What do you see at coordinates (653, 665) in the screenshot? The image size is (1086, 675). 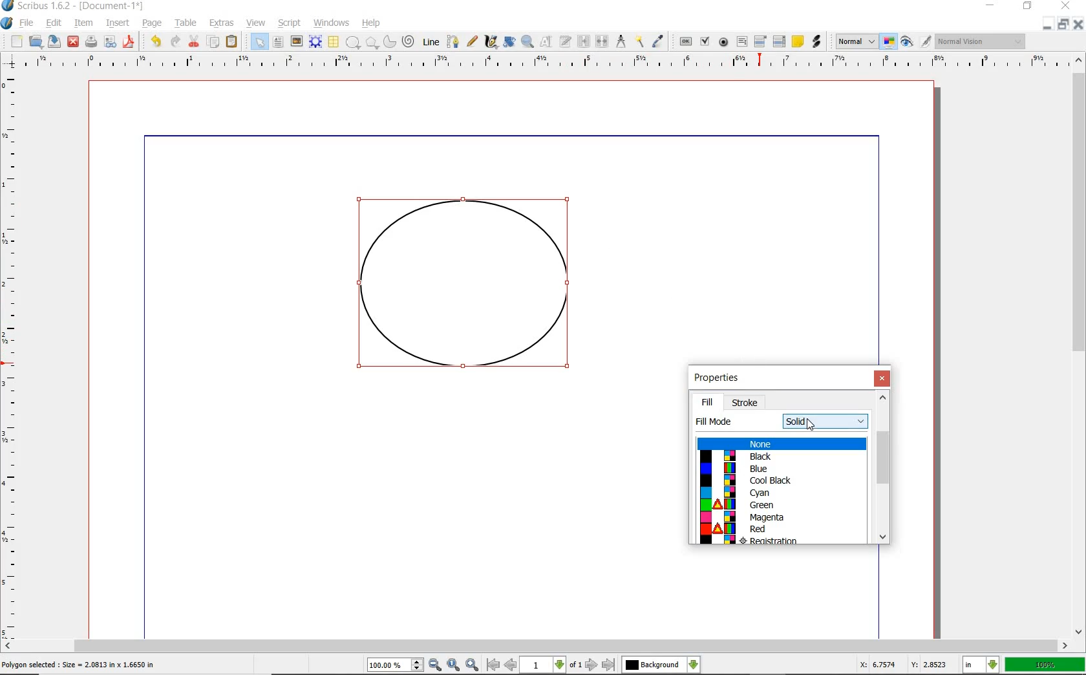 I see `` at bounding box center [653, 665].